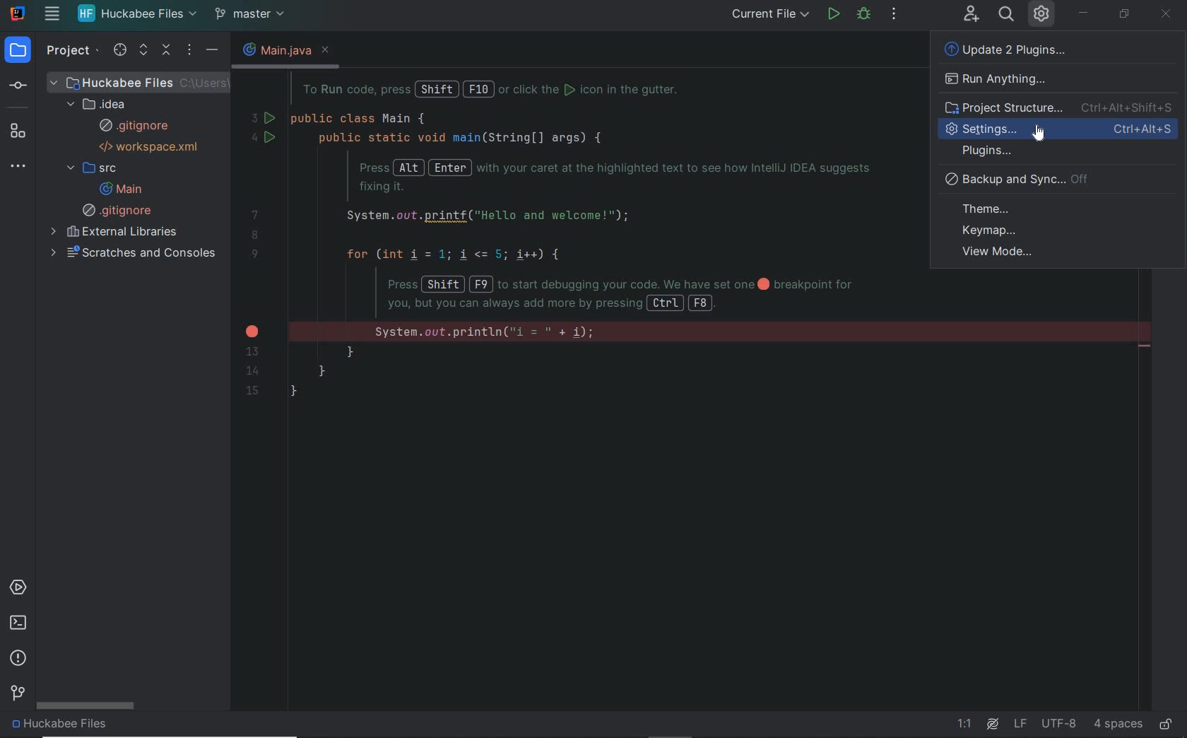 The width and height of the screenshot is (1187, 738). Describe the element at coordinates (134, 127) in the screenshot. I see `.gitignore` at that location.